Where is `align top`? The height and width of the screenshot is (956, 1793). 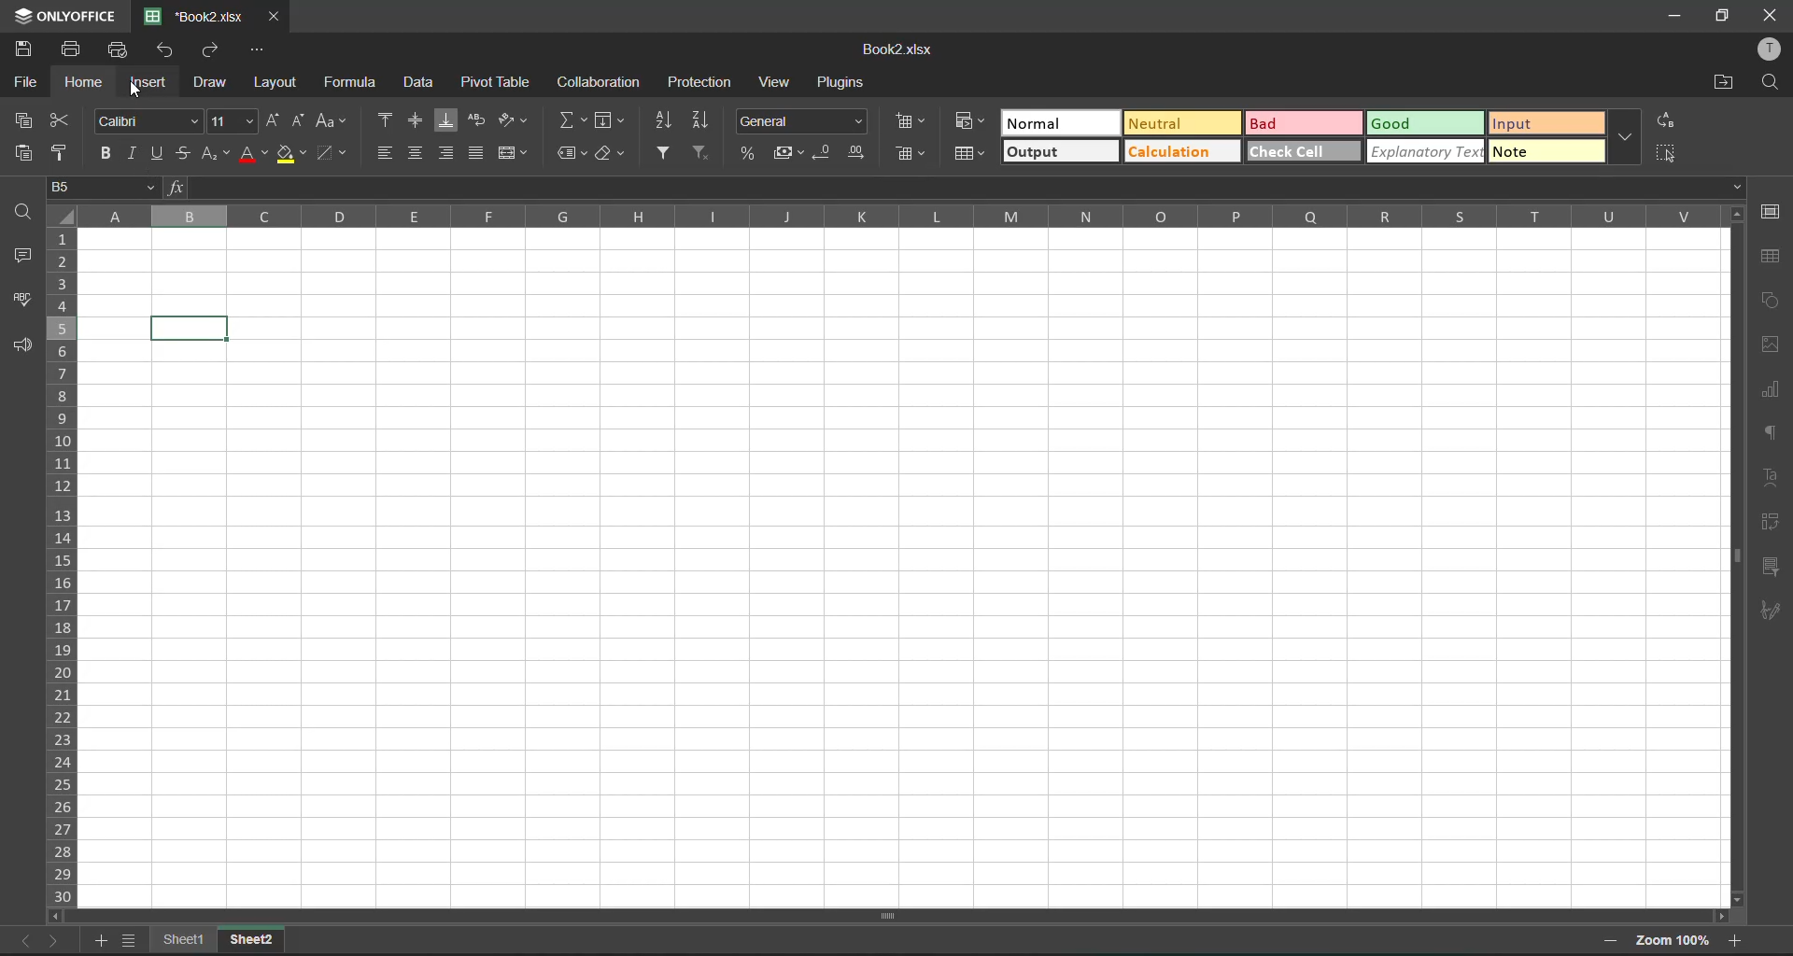
align top is located at coordinates (387, 119).